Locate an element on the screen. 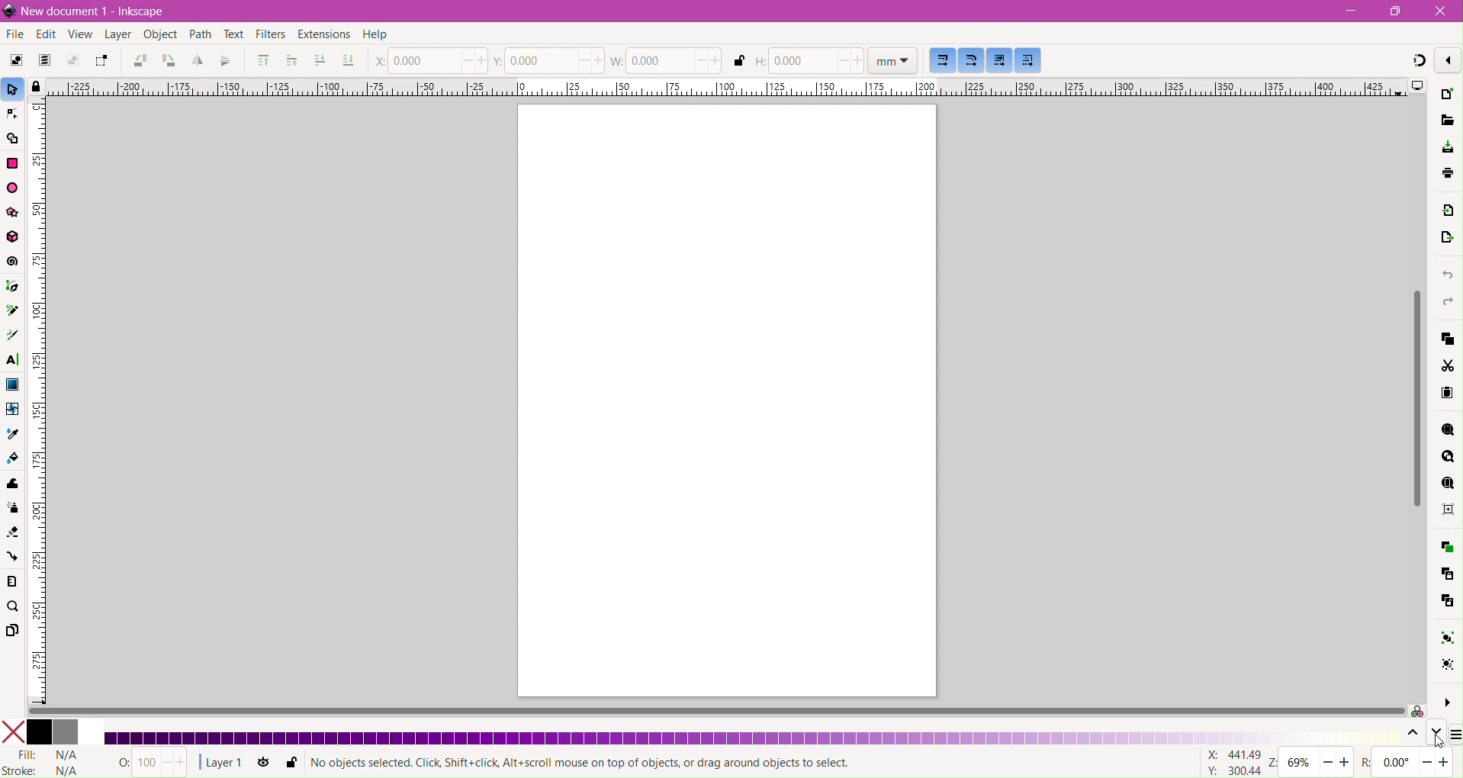 The width and height of the screenshot is (1463, 778). 3d Box Tool is located at coordinates (13, 236).